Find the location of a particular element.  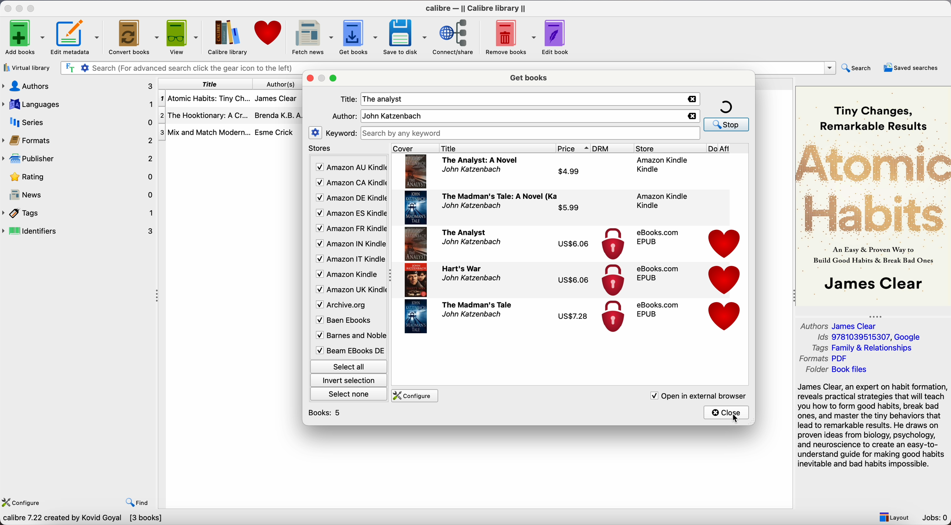

news is located at coordinates (80, 196).